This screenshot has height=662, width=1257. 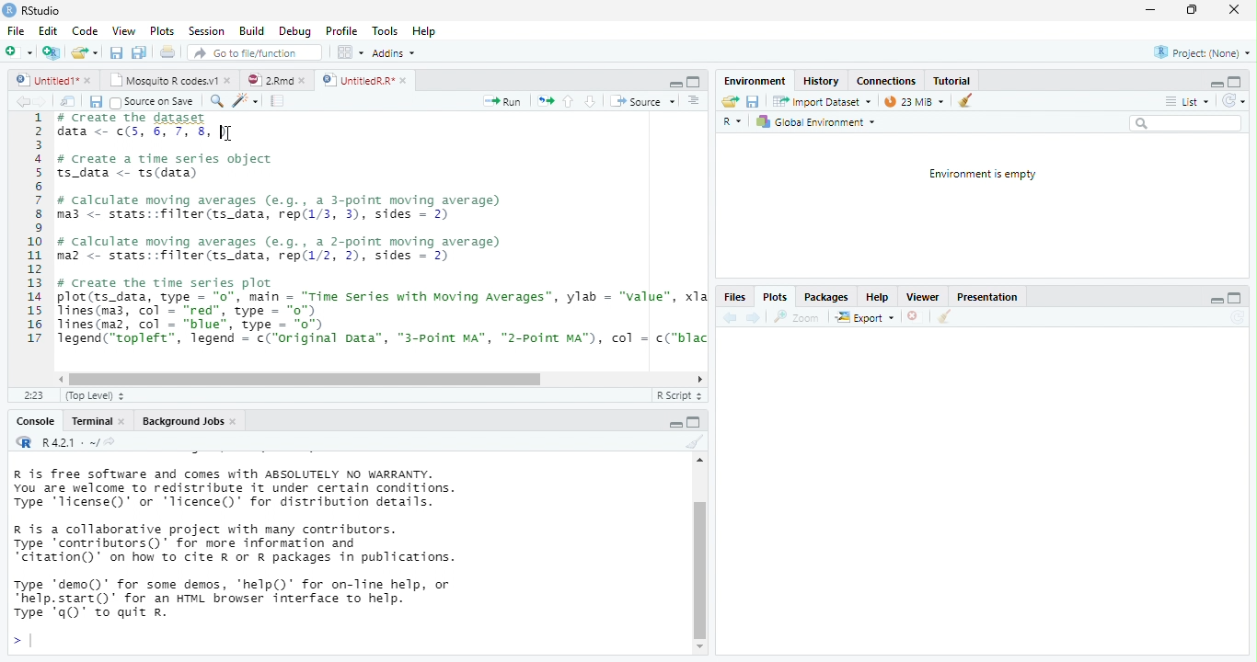 What do you see at coordinates (730, 102) in the screenshot?
I see `Load workspace` at bounding box center [730, 102].